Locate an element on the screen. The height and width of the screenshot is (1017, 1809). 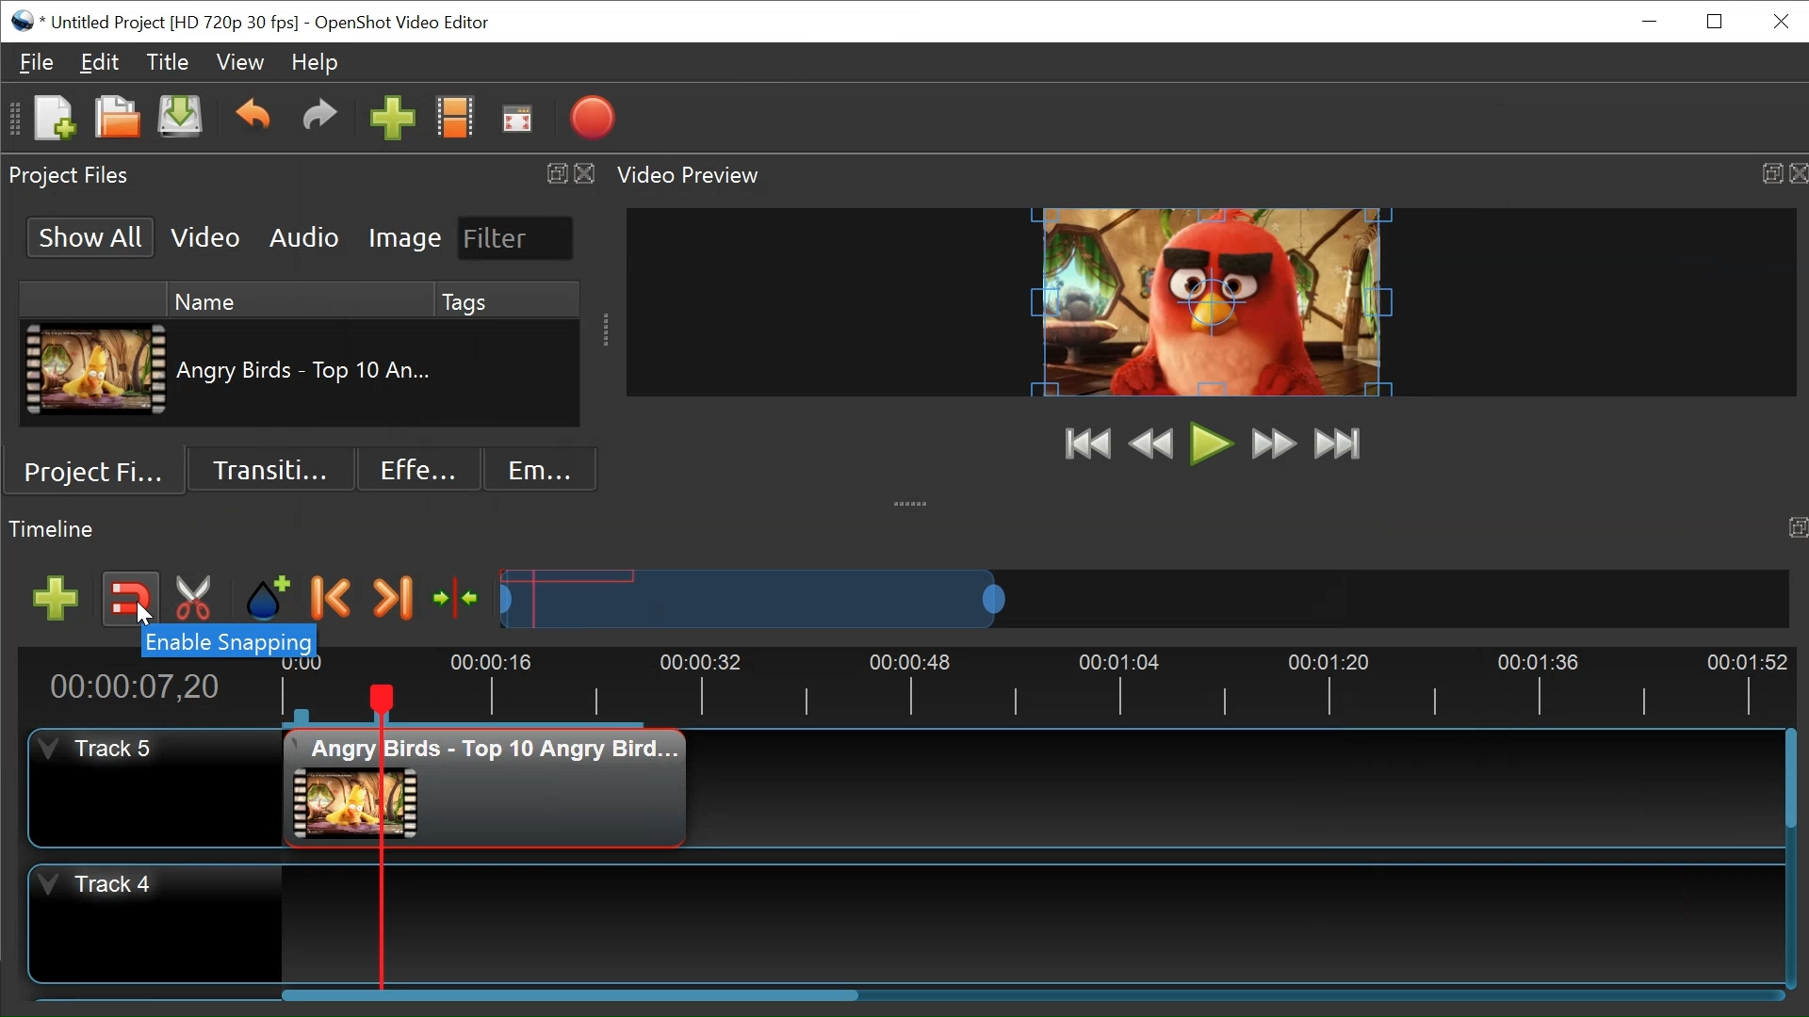
New File is located at coordinates (183, 121).